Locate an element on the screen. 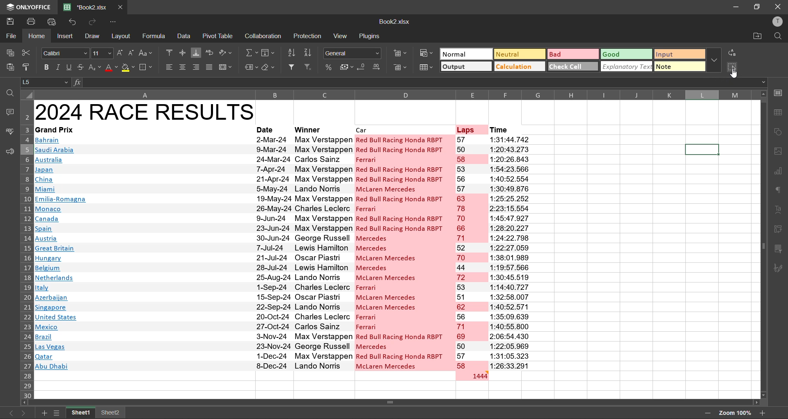  clear is located at coordinates (271, 68).